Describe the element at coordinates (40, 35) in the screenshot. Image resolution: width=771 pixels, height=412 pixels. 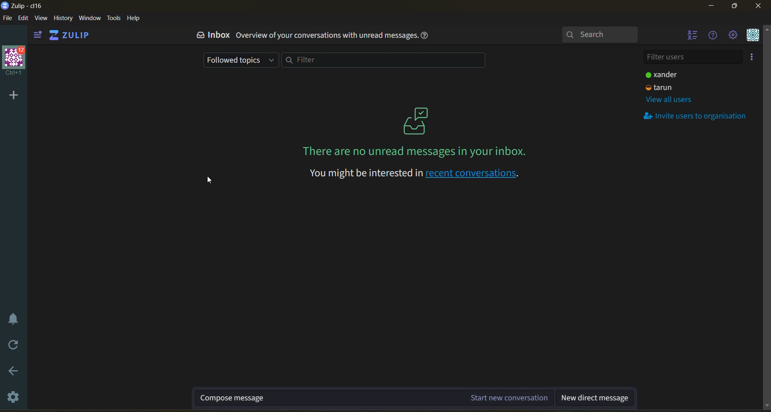
I see `show left side bar` at that location.